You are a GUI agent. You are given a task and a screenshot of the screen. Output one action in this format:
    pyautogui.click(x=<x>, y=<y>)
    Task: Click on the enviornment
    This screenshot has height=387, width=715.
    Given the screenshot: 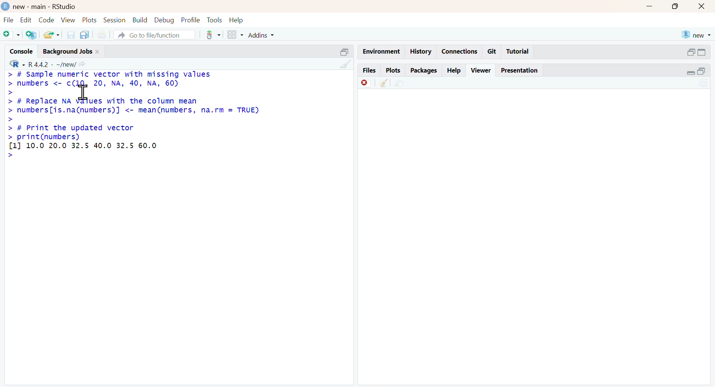 What is the action you would take?
    pyautogui.click(x=382, y=52)
    